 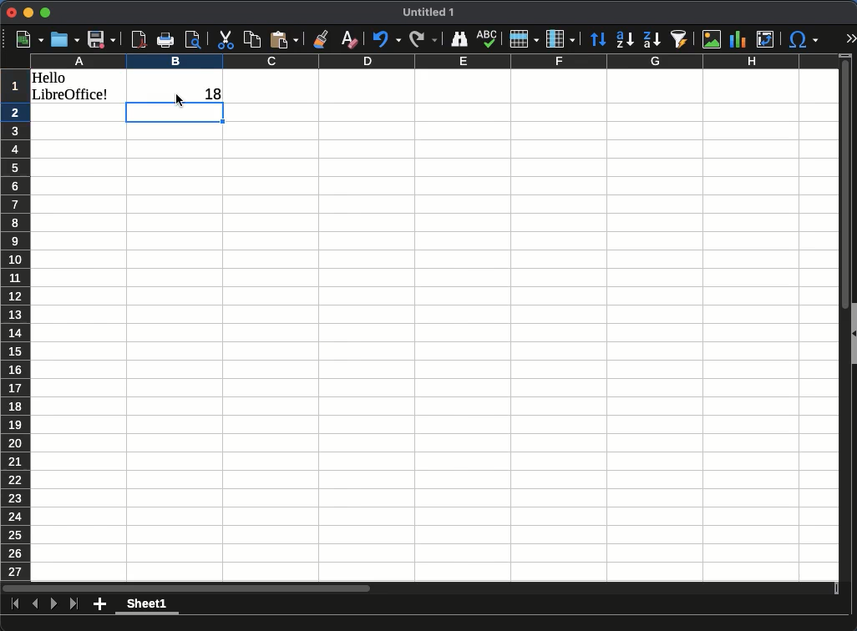 What do you see at coordinates (138, 39) in the screenshot?
I see `pdf` at bounding box center [138, 39].